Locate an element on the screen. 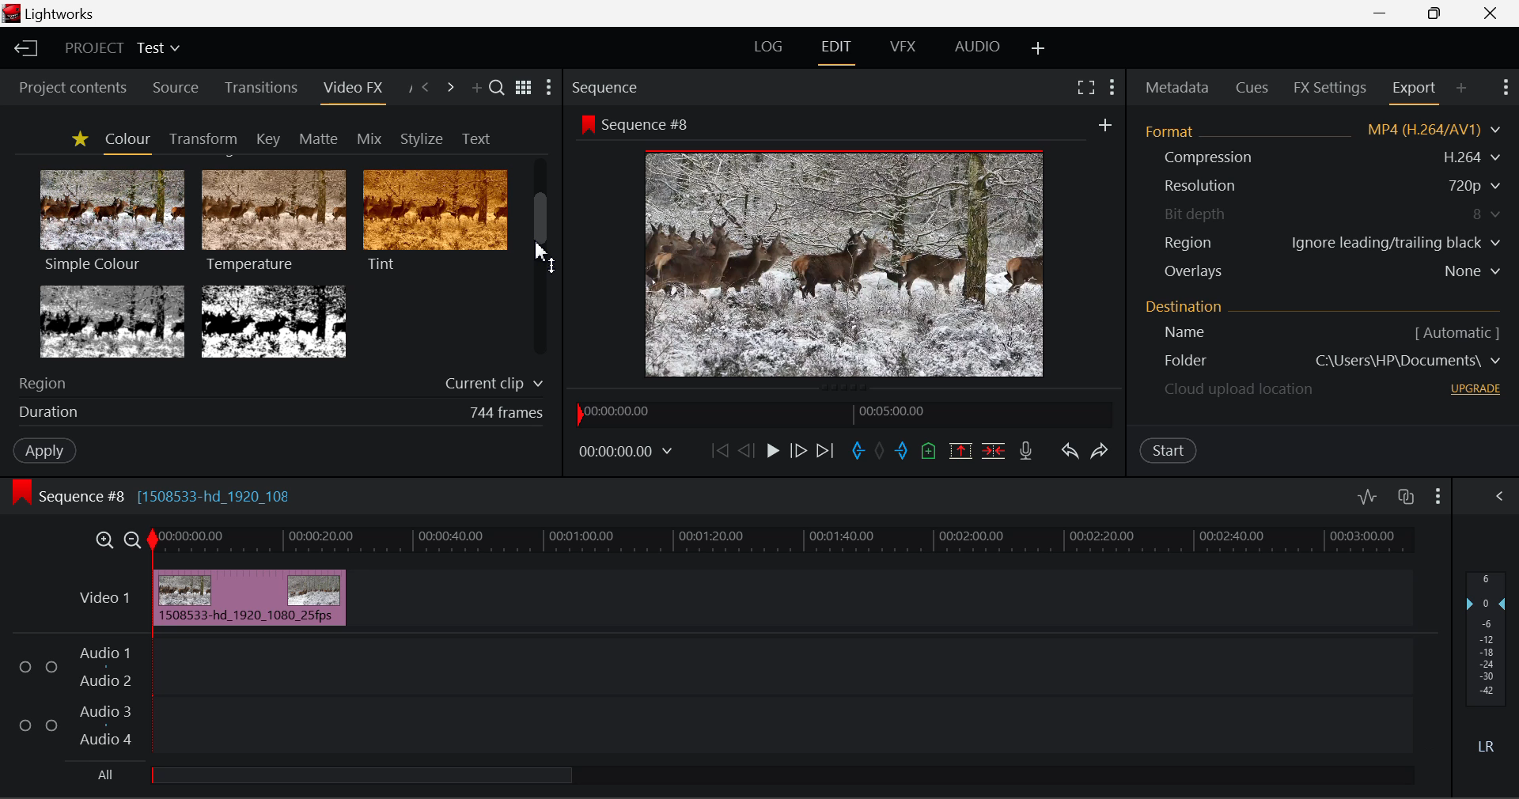  Redo is located at coordinates (1103, 451).